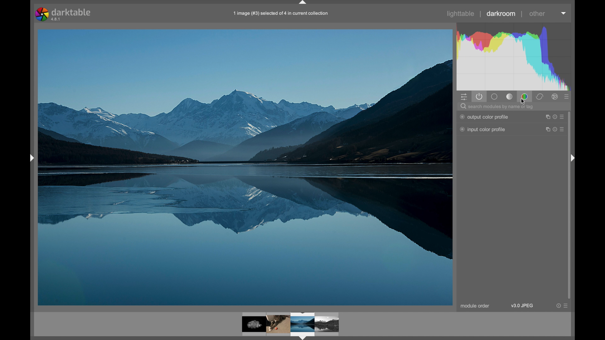 This screenshot has width=605, height=340. I want to click on cursor, so click(524, 103).